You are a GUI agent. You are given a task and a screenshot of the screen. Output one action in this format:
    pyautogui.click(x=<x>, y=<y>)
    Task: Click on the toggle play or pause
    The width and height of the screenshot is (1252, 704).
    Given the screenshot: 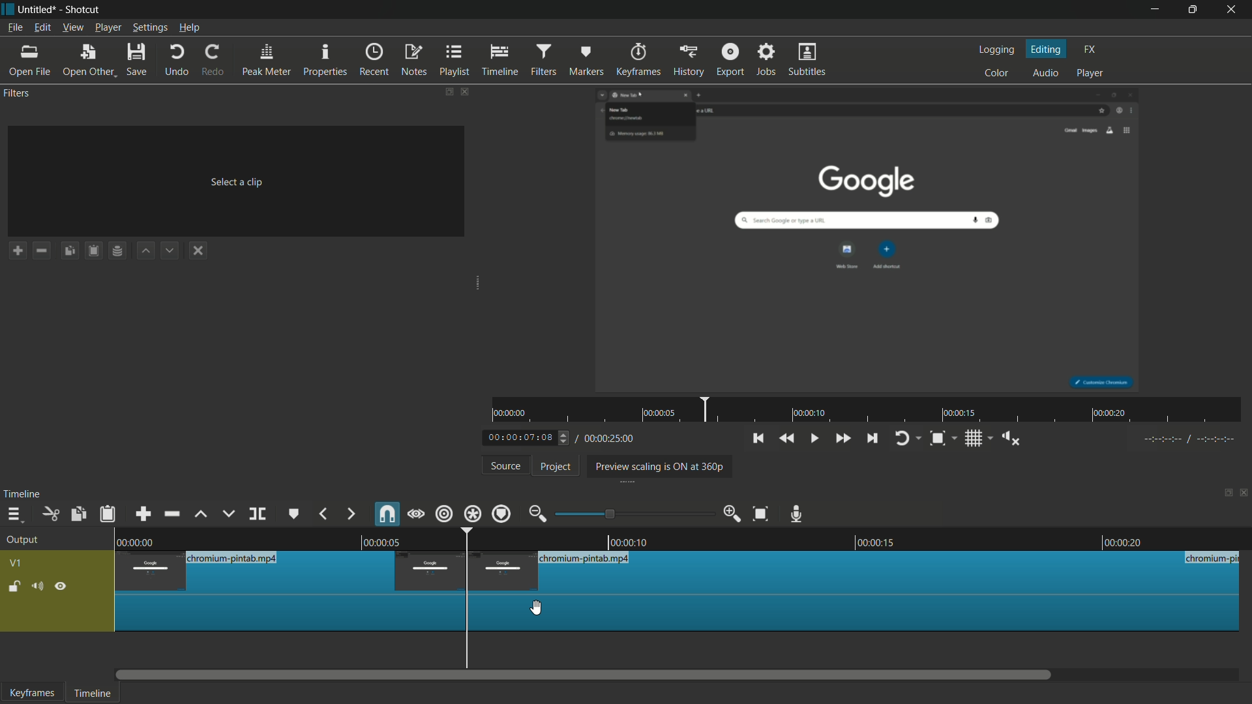 What is the action you would take?
    pyautogui.click(x=813, y=437)
    